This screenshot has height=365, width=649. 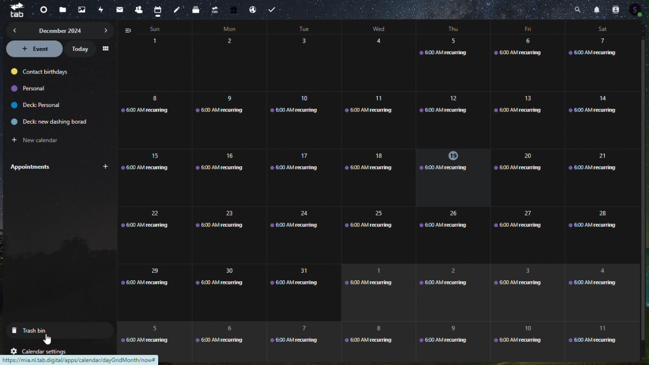 I want to click on Cursor, so click(x=48, y=340).